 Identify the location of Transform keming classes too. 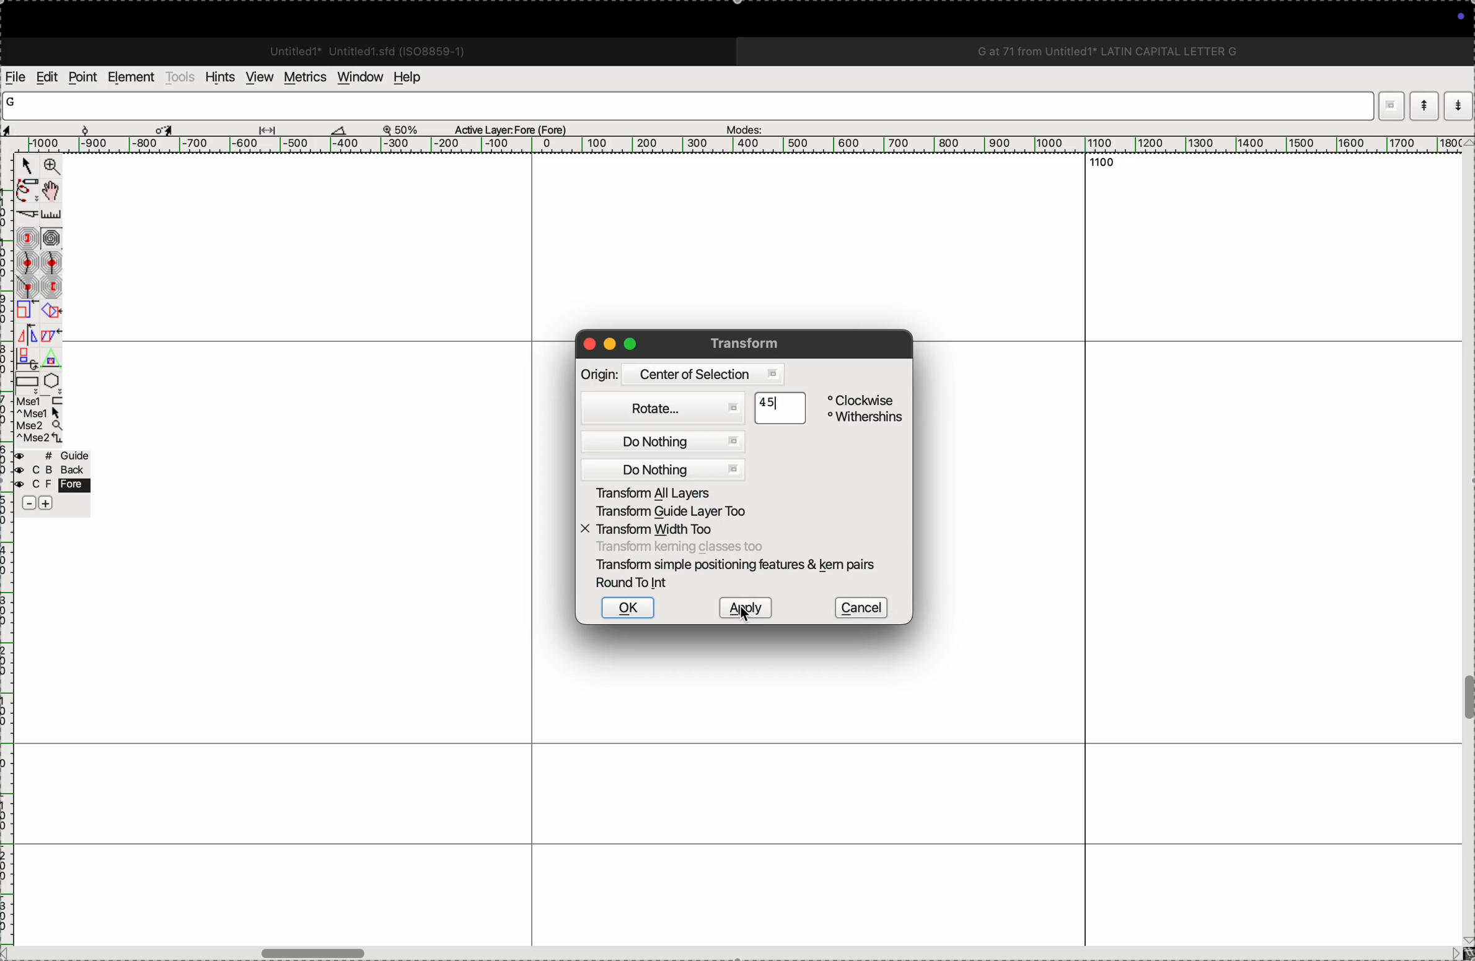
(702, 546).